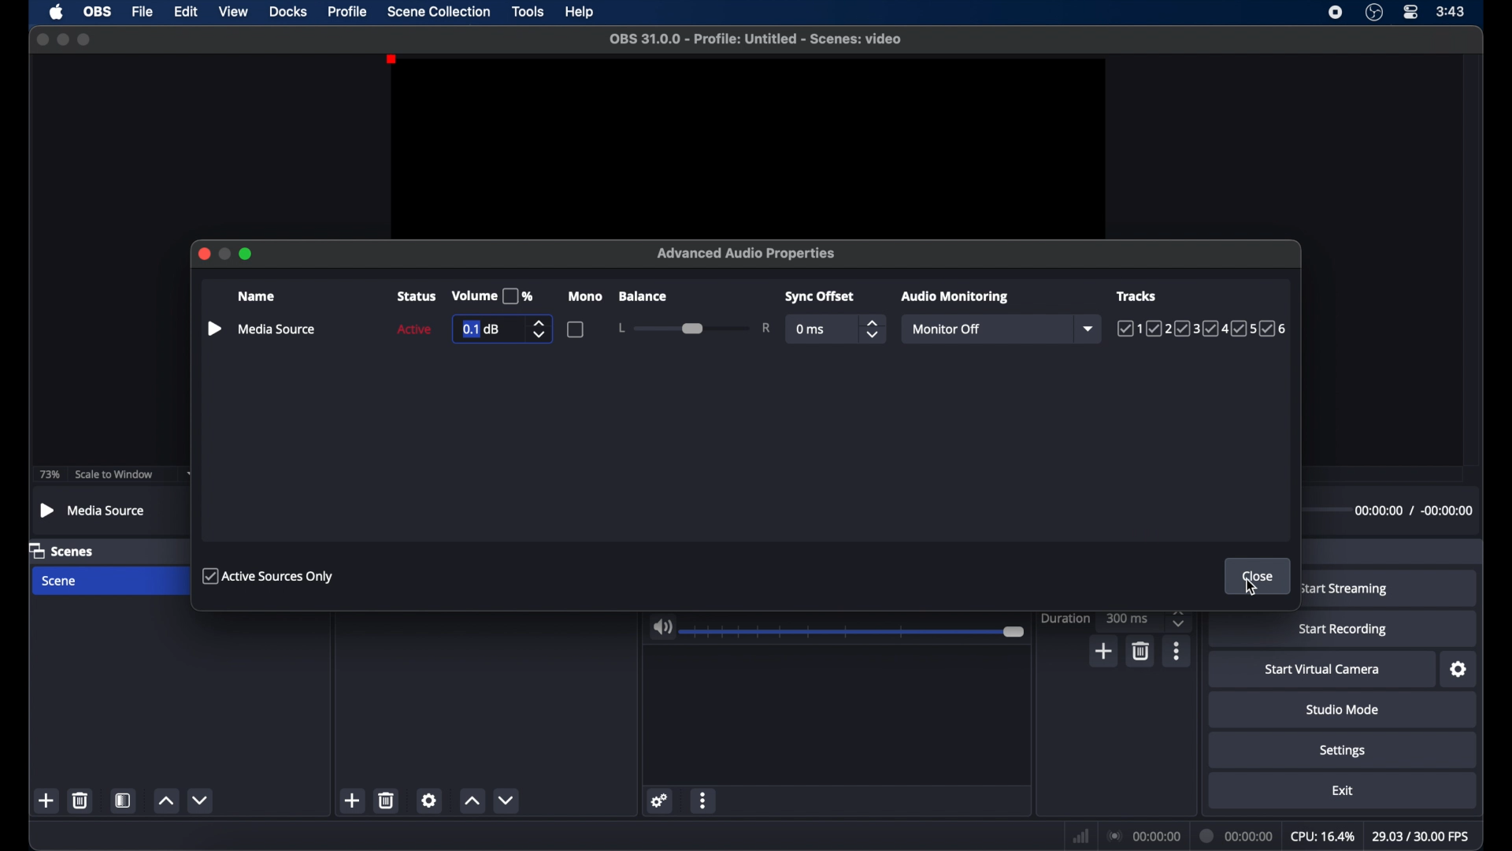 This screenshot has width=1512, height=851. Describe the element at coordinates (1129, 617) in the screenshot. I see `300 ms` at that location.